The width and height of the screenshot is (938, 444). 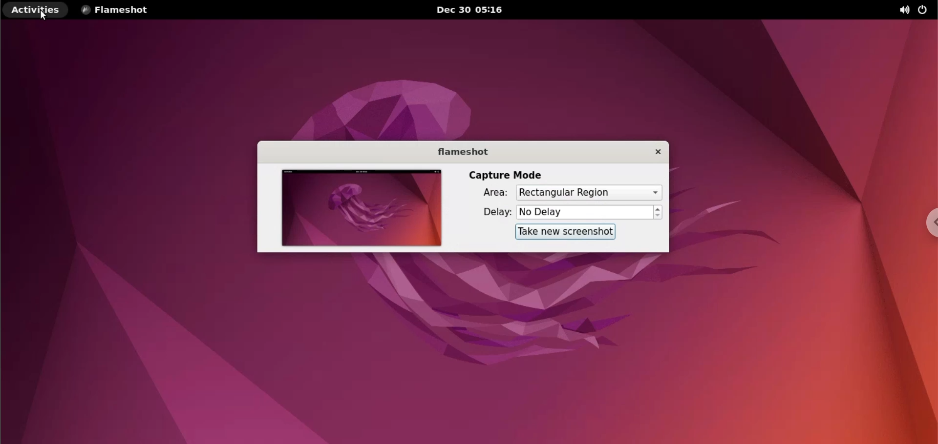 What do you see at coordinates (565, 232) in the screenshot?
I see `take new screenshot` at bounding box center [565, 232].